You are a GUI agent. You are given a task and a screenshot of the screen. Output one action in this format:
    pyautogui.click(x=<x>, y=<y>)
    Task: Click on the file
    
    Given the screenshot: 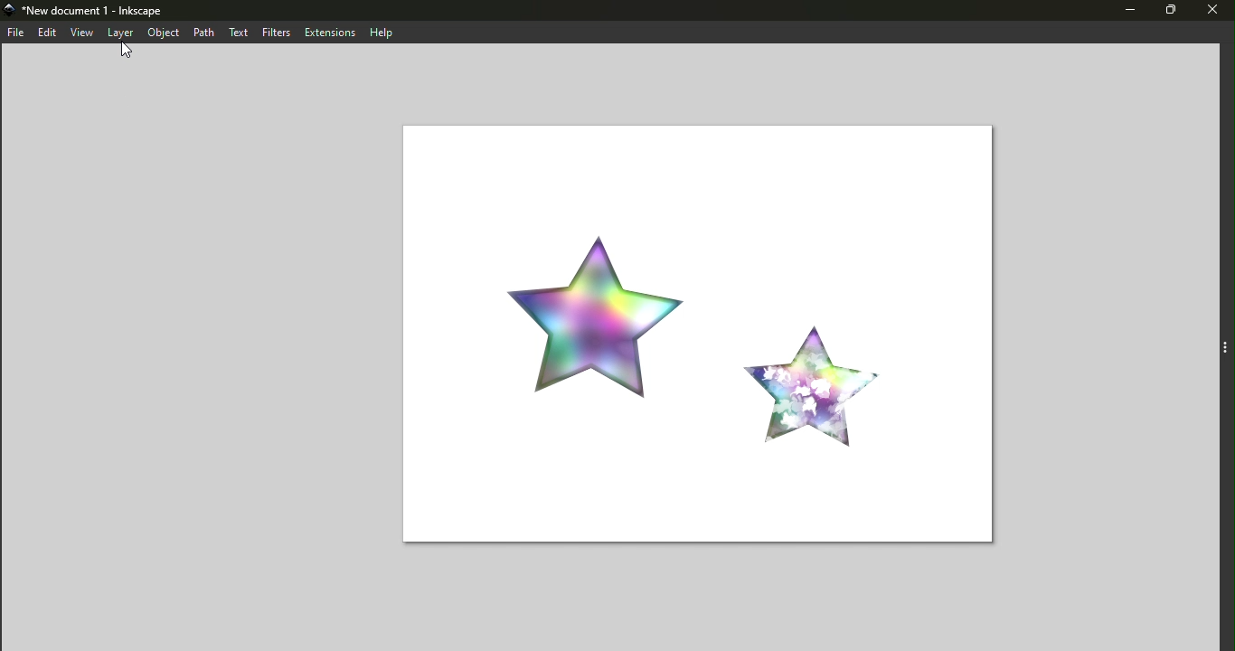 What is the action you would take?
    pyautogui.click(x=16, y=33)
    